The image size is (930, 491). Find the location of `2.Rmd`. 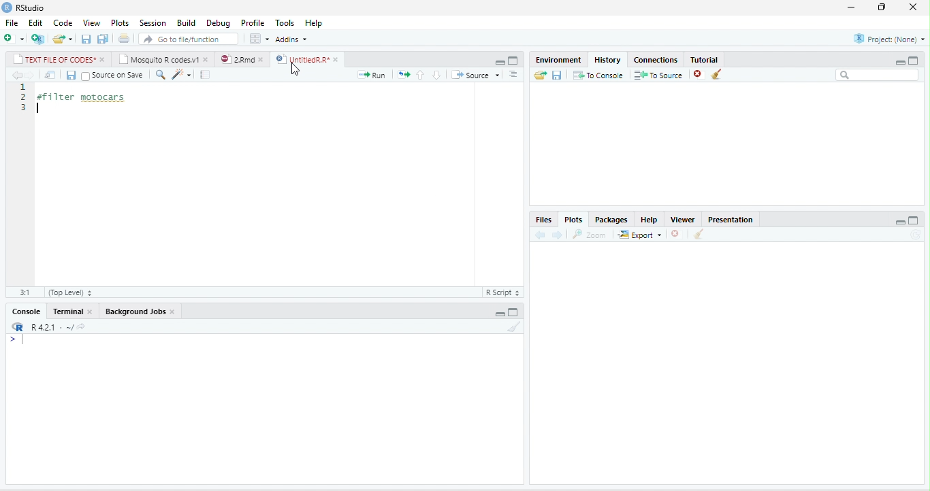

2.Rmd is located at coordinates (237, 59).